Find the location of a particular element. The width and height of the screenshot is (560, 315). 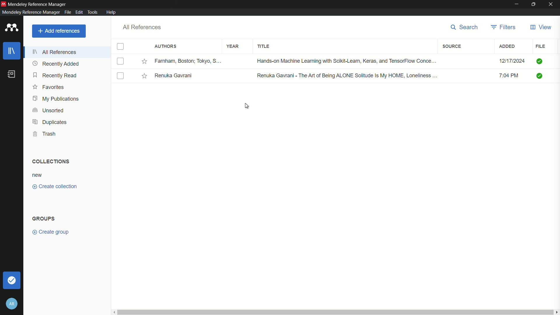

check box is located at coordinates (120, 46).